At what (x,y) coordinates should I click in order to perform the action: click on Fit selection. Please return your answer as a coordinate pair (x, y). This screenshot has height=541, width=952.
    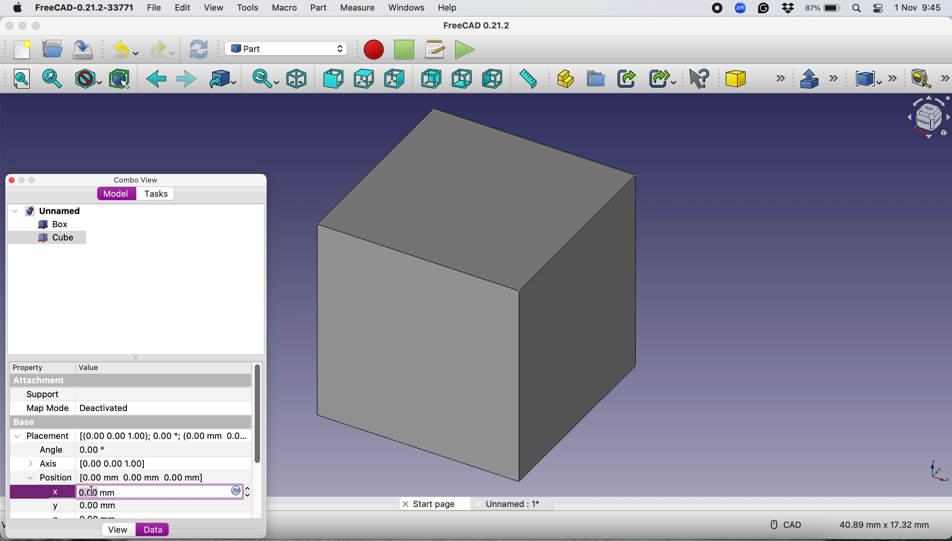
    Looking at the image, I should click on (53, 80).